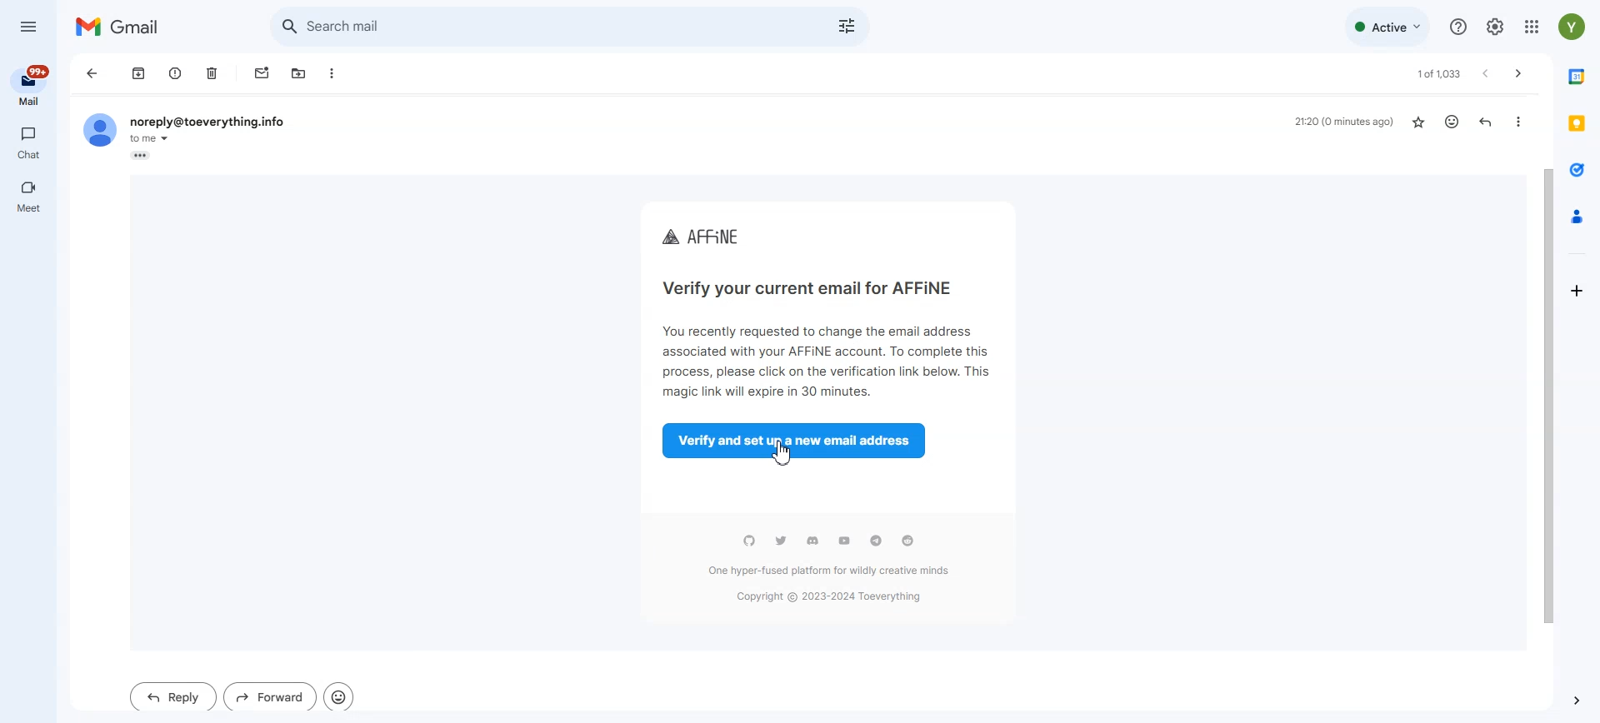 The height and width of the screenshot is (723, 1600). I want to click on Discord, so click(812, 541).